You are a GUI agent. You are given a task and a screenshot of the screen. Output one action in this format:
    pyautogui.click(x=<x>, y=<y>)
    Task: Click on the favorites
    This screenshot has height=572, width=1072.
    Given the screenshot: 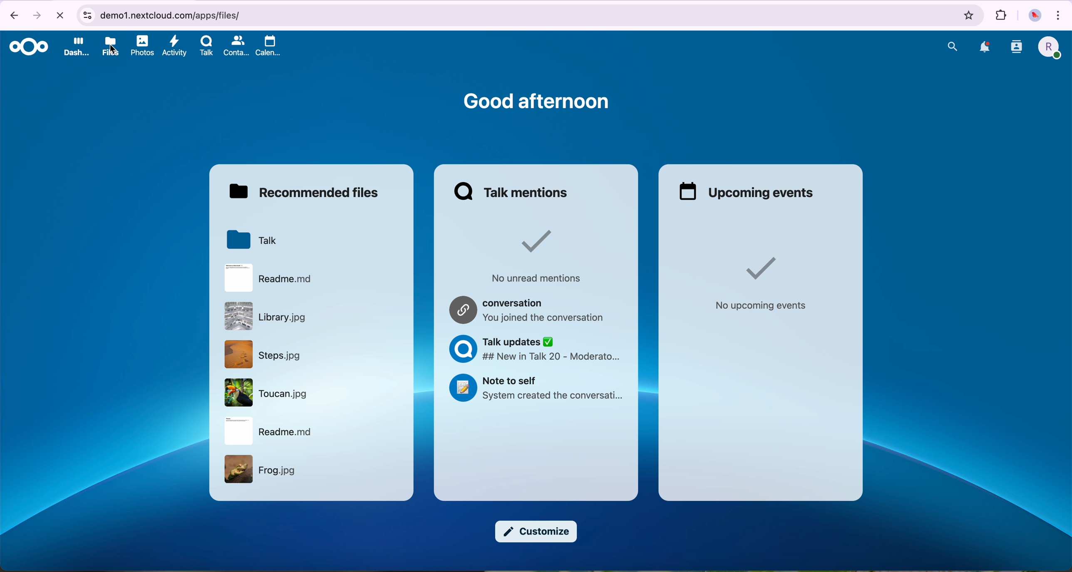 What is the action you would take?
    pyautogui.click(x=970, y=15)
    